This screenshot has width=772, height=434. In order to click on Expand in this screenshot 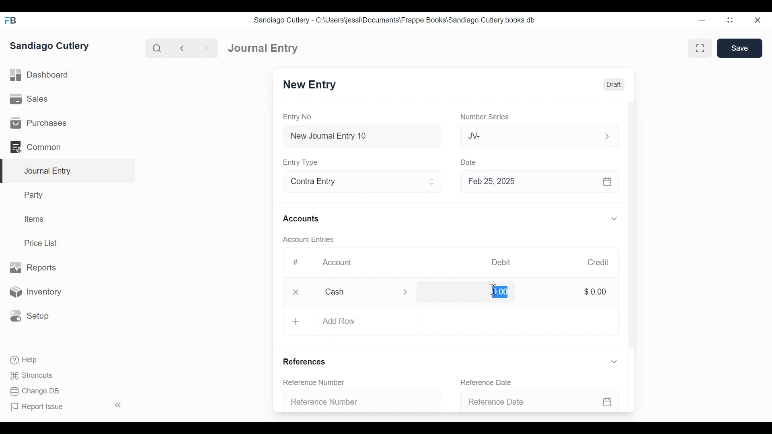, I will do `click(408, 293)`.